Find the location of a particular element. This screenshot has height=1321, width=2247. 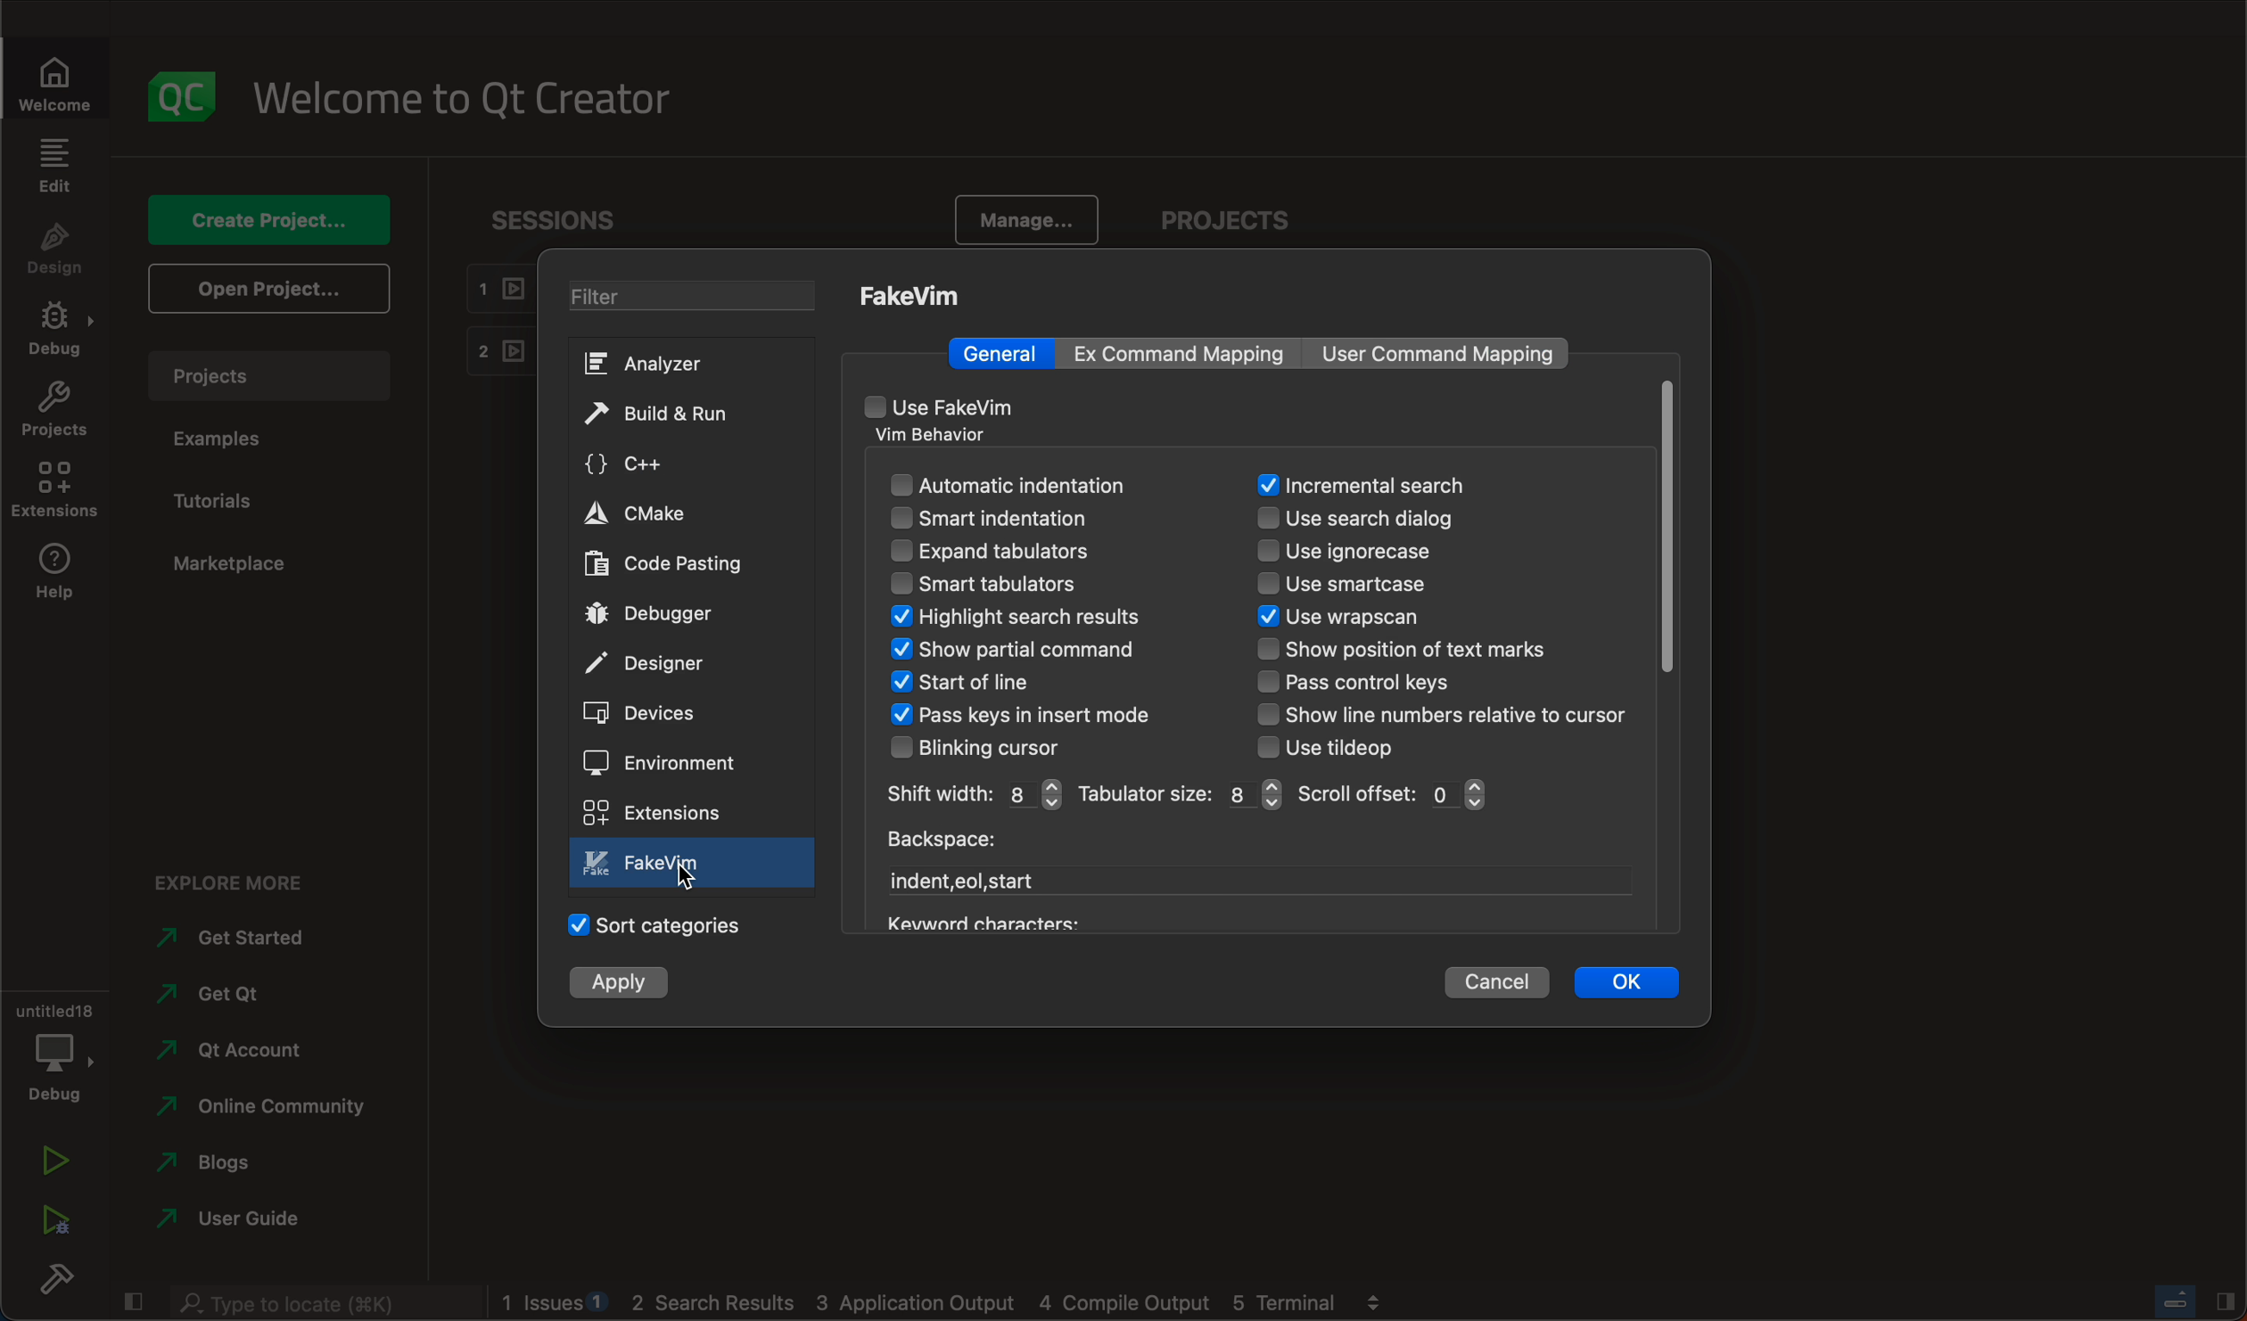

expand is located at coordinates (1028, 554).